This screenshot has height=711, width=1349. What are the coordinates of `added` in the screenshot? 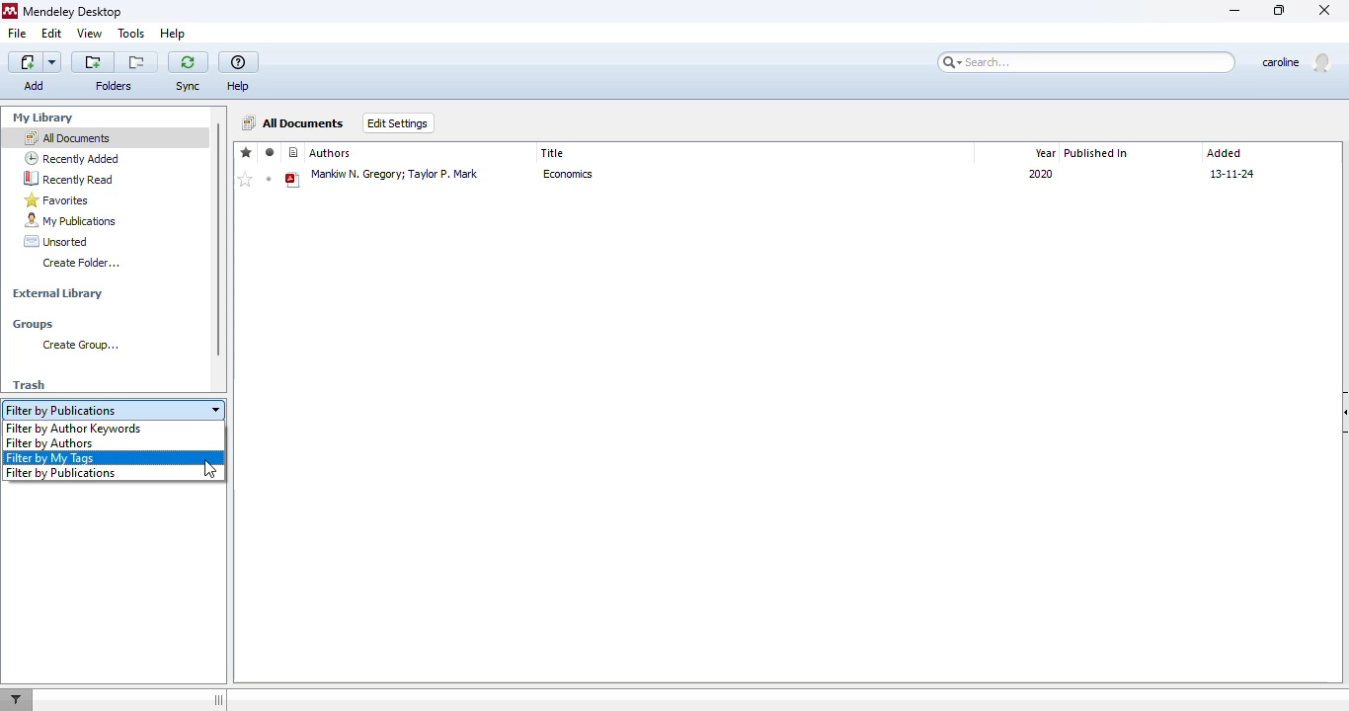 It's located at (1225, 153).